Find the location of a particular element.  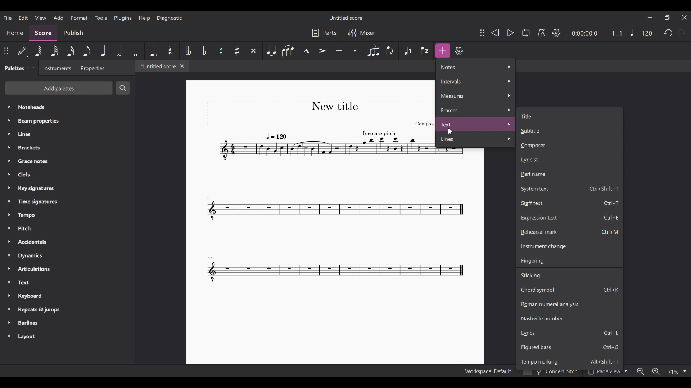

Tempo is located at coordinates (641, 32).